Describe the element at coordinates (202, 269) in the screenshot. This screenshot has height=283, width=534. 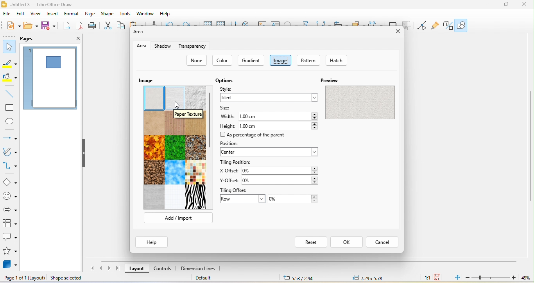
I see `dimension lines` at that location.